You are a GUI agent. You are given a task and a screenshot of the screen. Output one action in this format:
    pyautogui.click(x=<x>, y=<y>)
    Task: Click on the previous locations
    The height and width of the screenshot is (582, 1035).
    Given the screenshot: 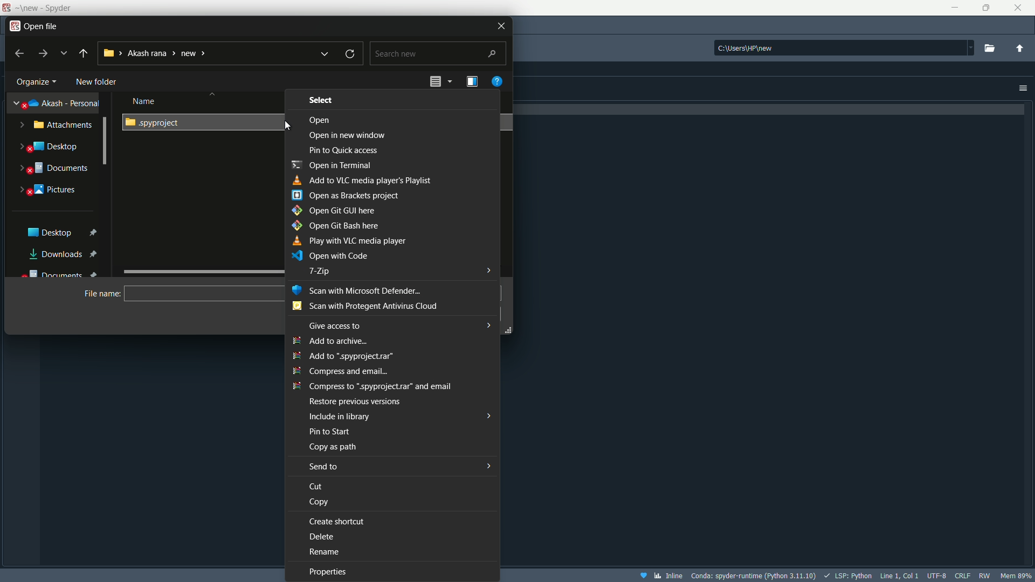 What is the action you would take?
    pyautogui.click(x=327, y=56)
    